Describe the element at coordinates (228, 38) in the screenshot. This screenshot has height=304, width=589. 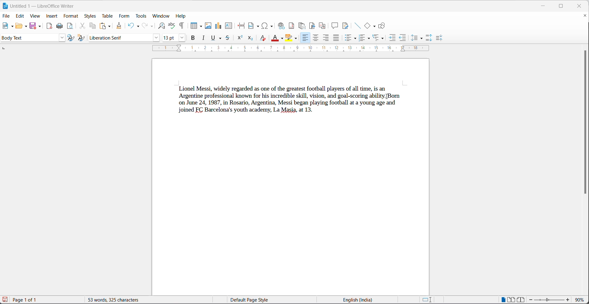
I see `strike through` at that location.